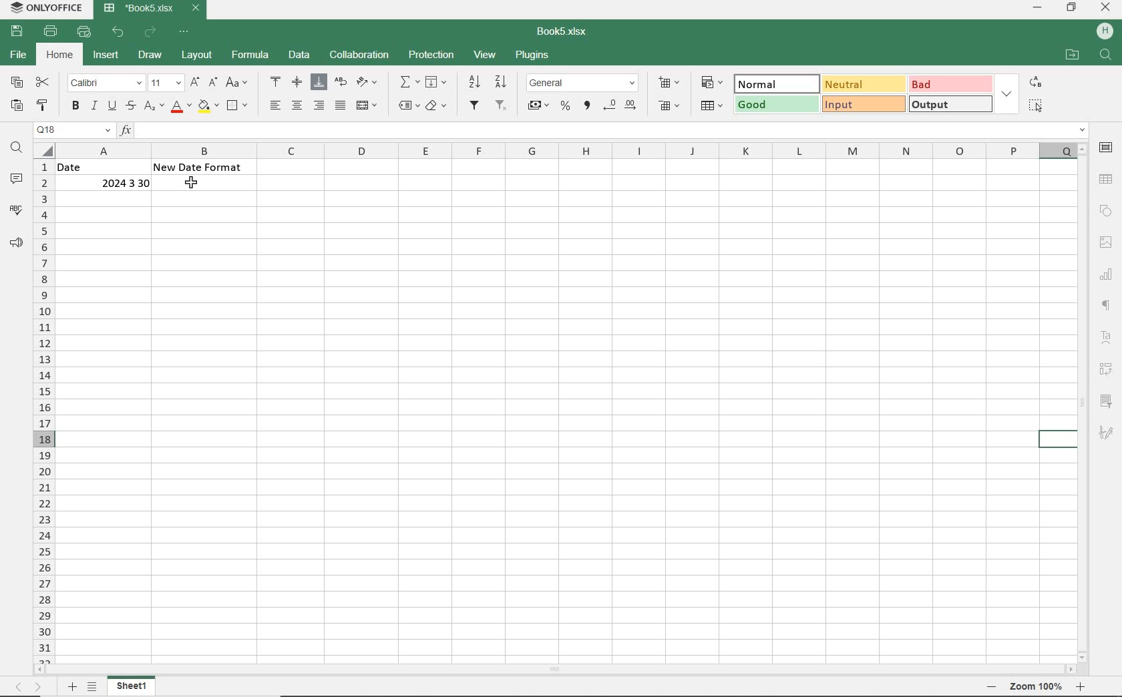 The width and height of the screenshot is (1122, 697). I want to click on INSERT CELLS, so click(669, 83).